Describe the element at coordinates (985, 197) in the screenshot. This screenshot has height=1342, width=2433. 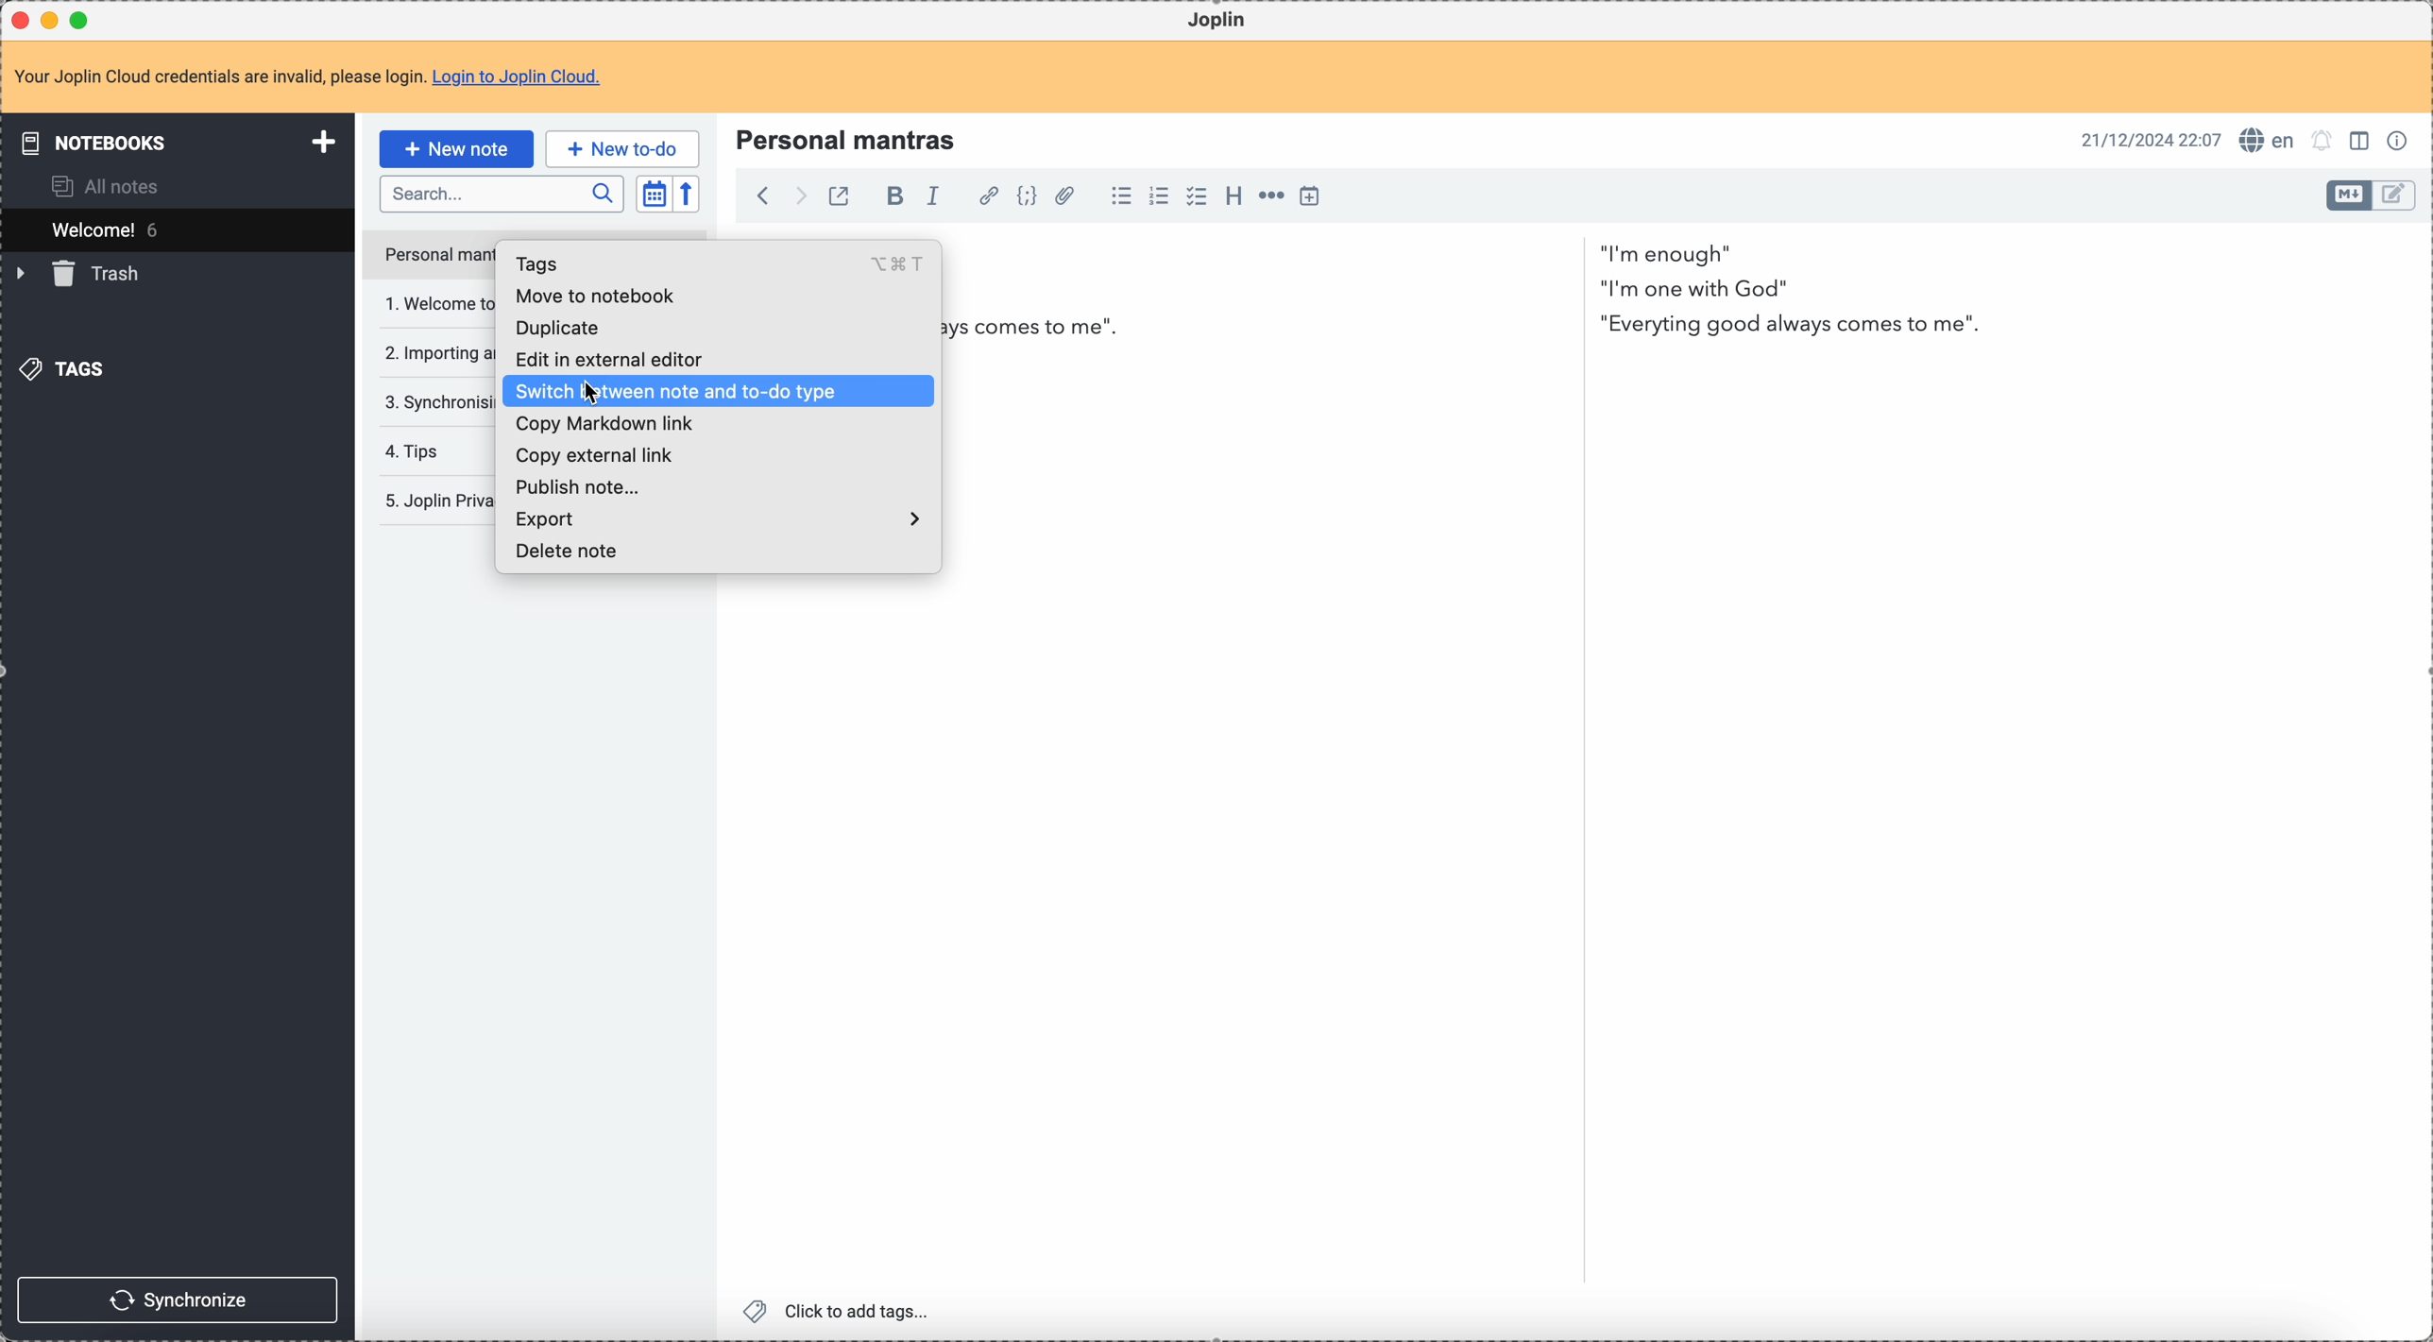
I see `hyperlink` at that location.